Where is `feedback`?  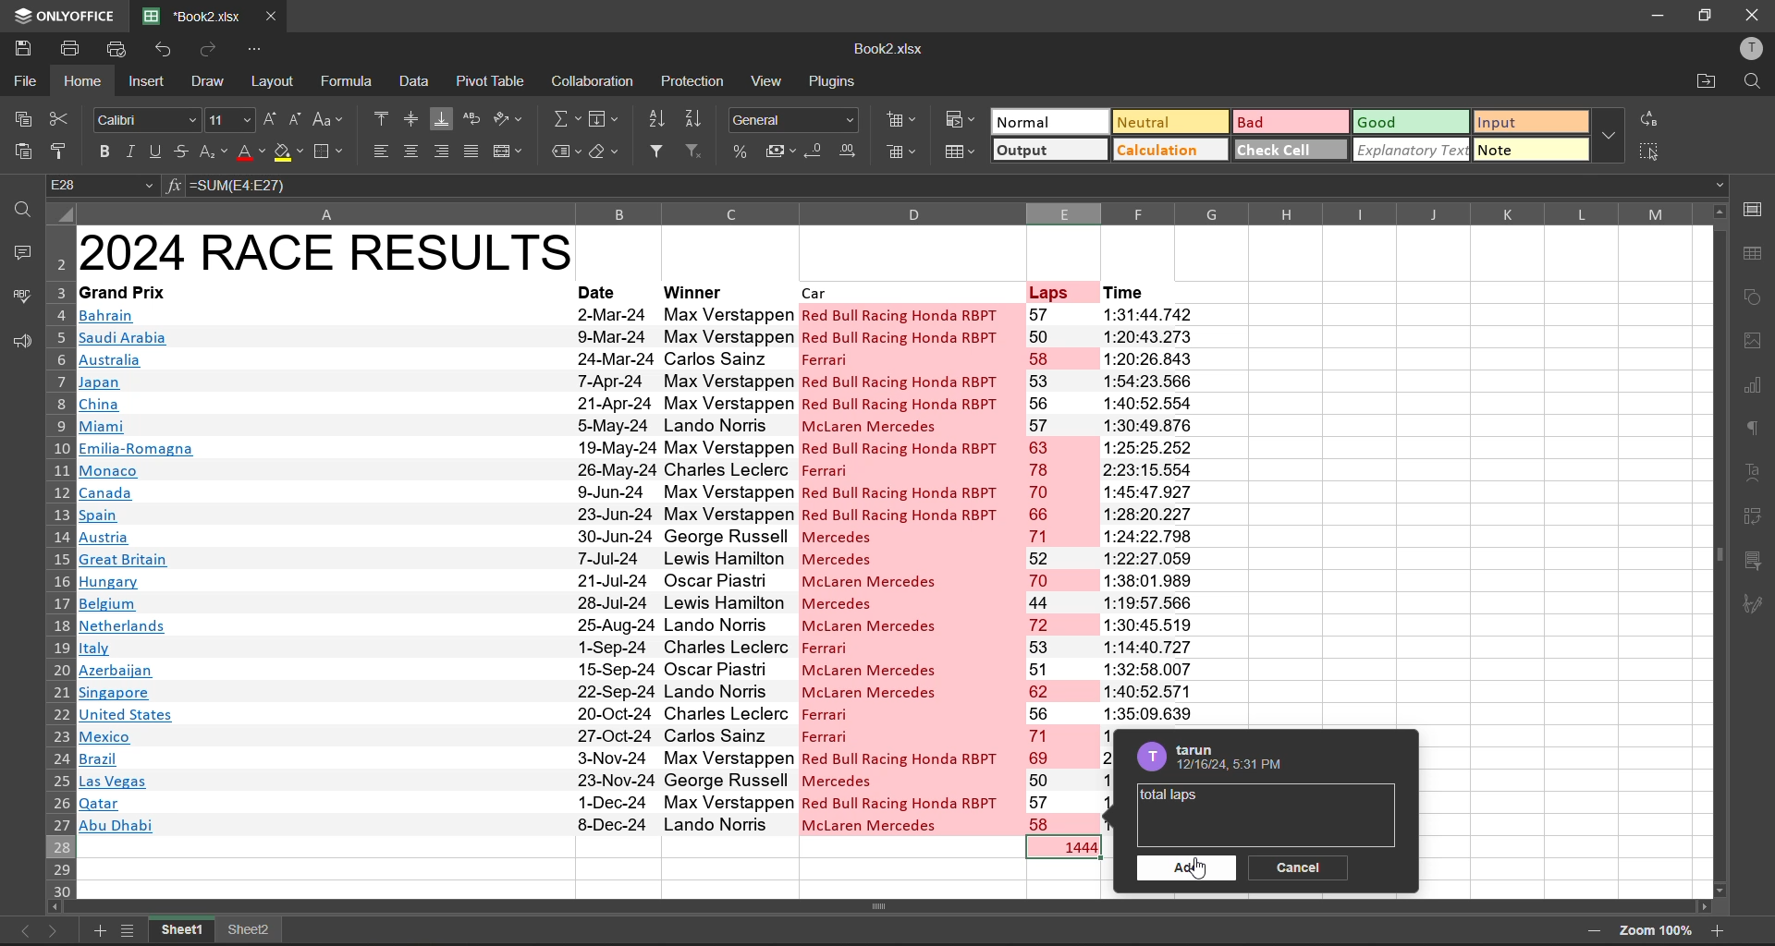
feedback is located at coordinates (18, 341).